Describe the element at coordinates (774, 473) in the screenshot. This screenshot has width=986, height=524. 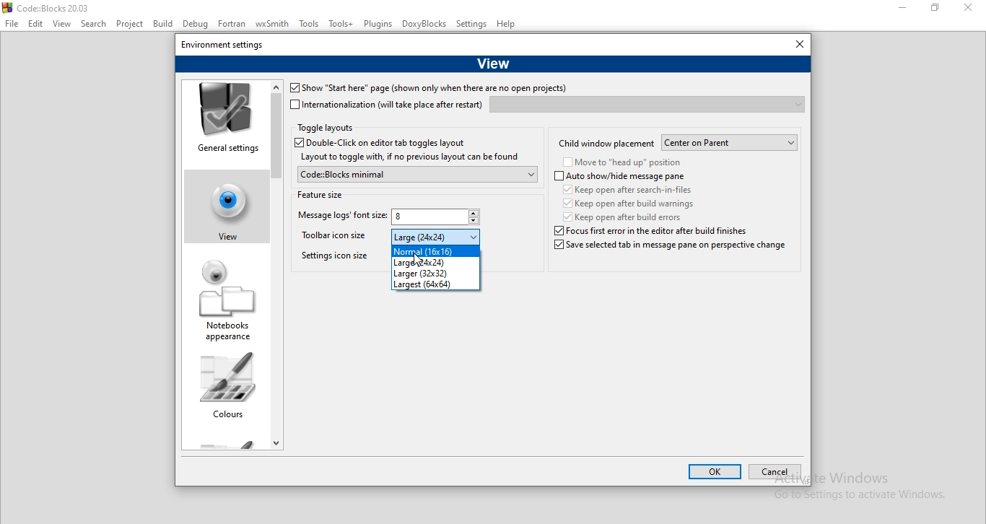
I see `cancel` at that location.